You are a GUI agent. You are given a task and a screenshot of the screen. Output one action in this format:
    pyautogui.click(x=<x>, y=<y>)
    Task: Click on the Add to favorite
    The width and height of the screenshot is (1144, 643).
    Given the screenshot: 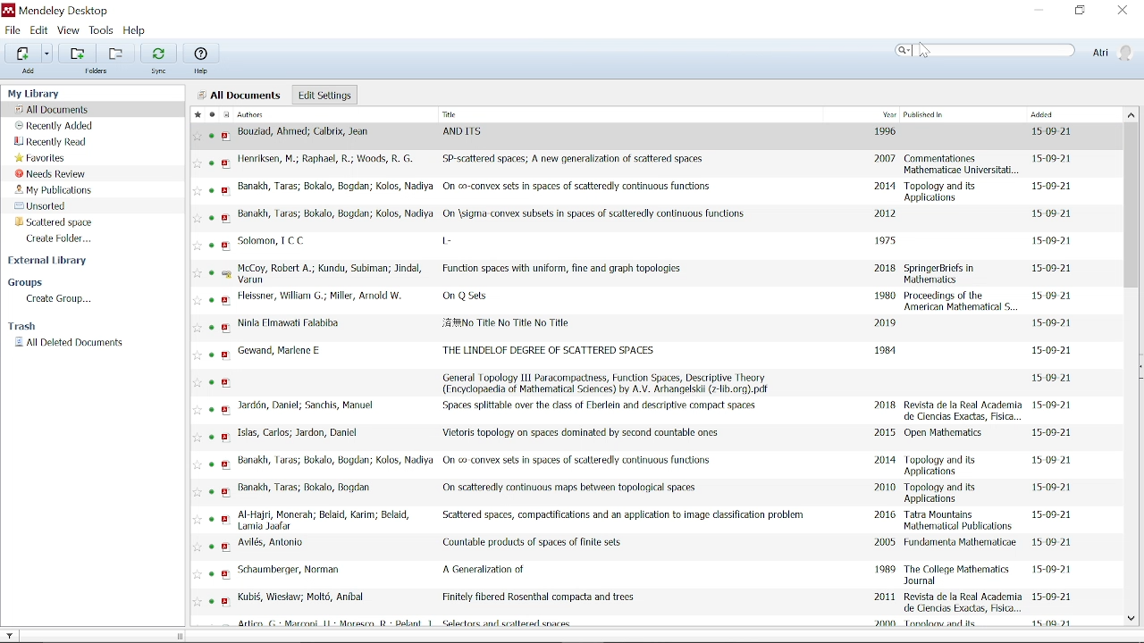 What is the action you would take?
    pyautogui.click(x=198, y=355)
    